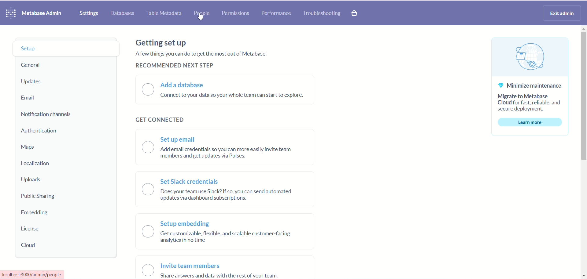 Image resolution: width=587 pixels, height=279 pixels. Describe the element at coordinates (323, 14) in the screenshot. I see `troubleshooting` at that location.